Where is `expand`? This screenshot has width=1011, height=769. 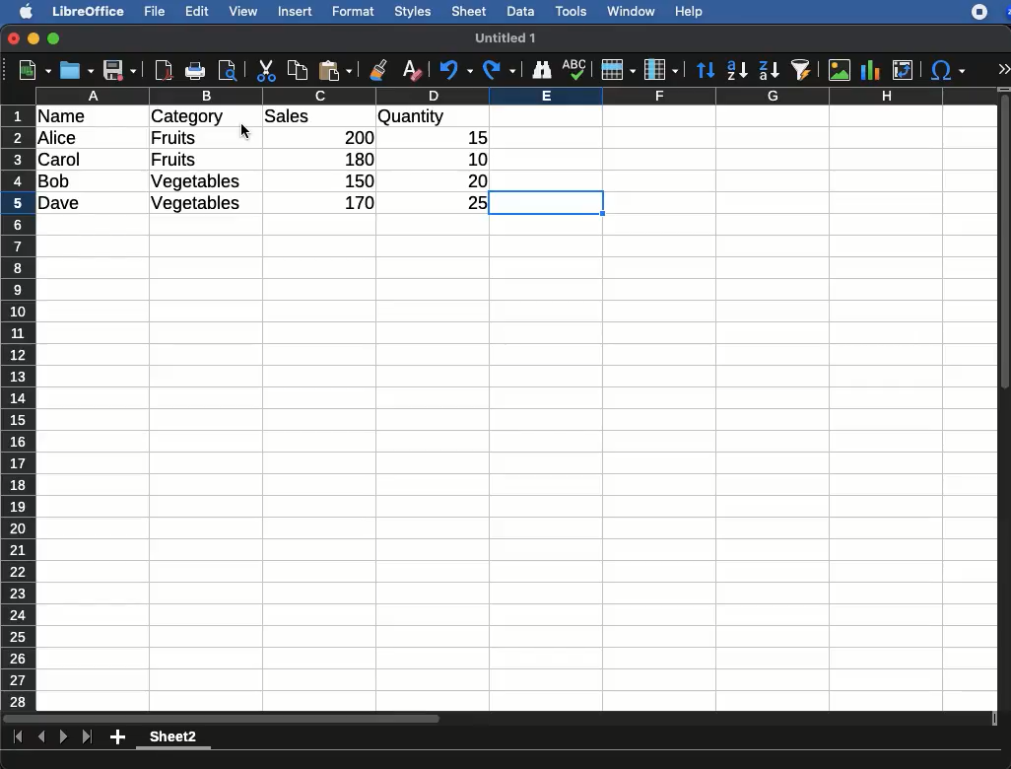
expand is located at coordinates (1003, 69).